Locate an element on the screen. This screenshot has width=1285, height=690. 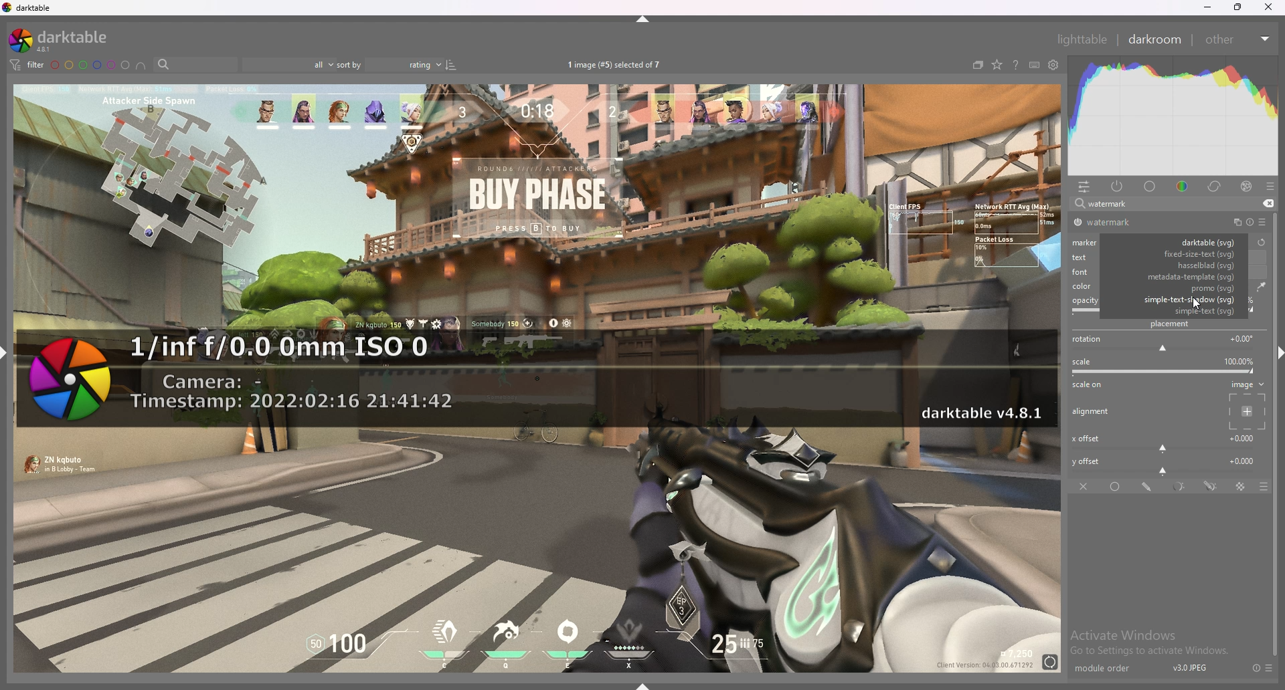
include color label is located at coordinates (141, 66).